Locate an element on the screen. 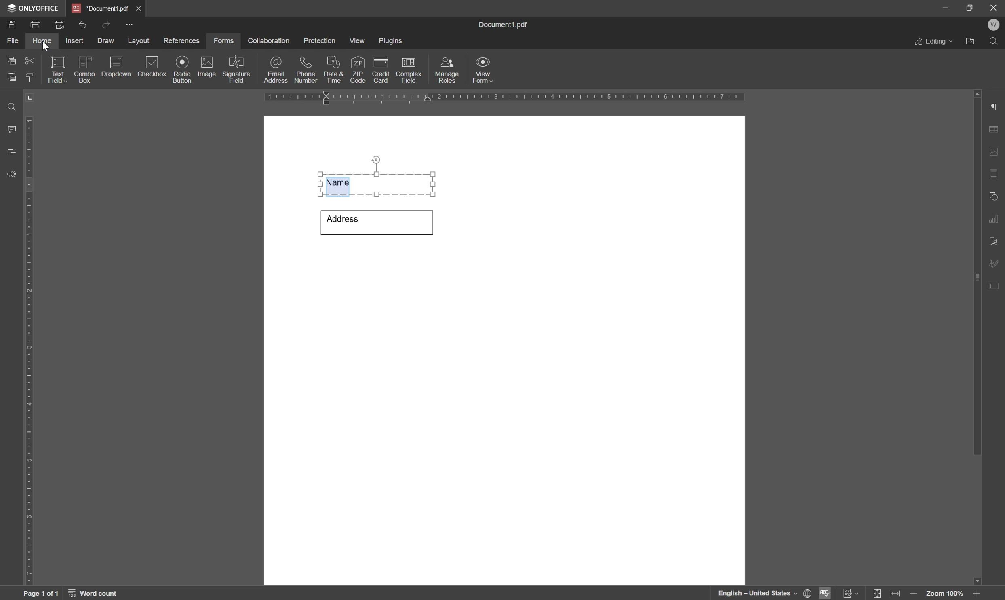  find is located at coordinates (10, 104).